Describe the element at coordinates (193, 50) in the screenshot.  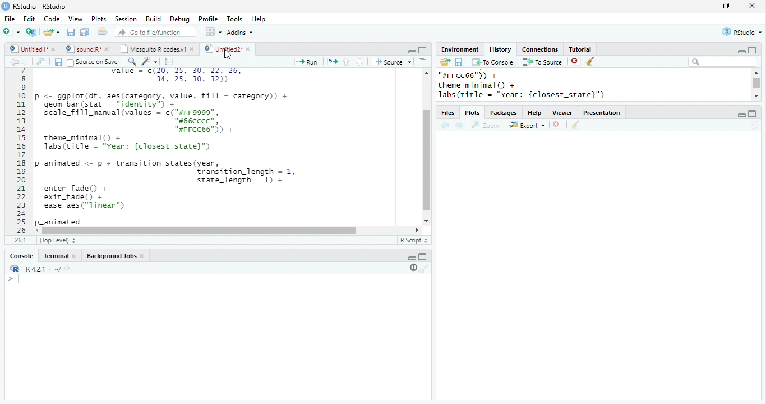
I see `close` at that location.